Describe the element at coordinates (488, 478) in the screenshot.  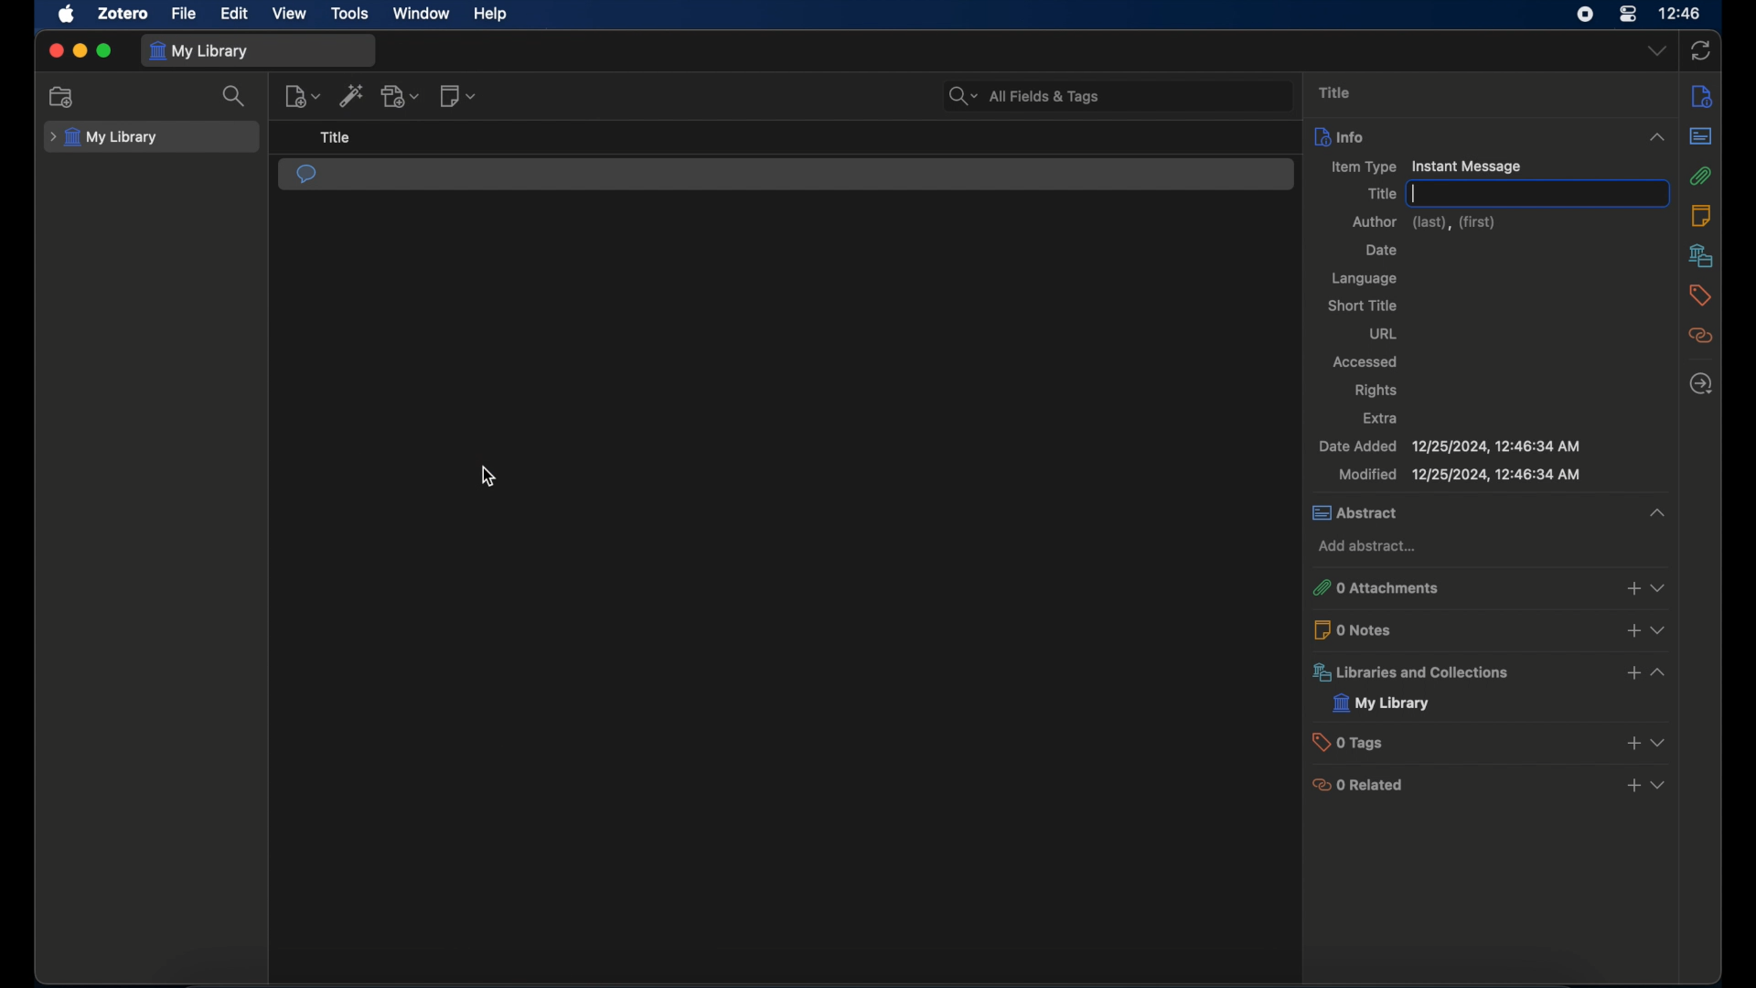
I see `curso` at that location.